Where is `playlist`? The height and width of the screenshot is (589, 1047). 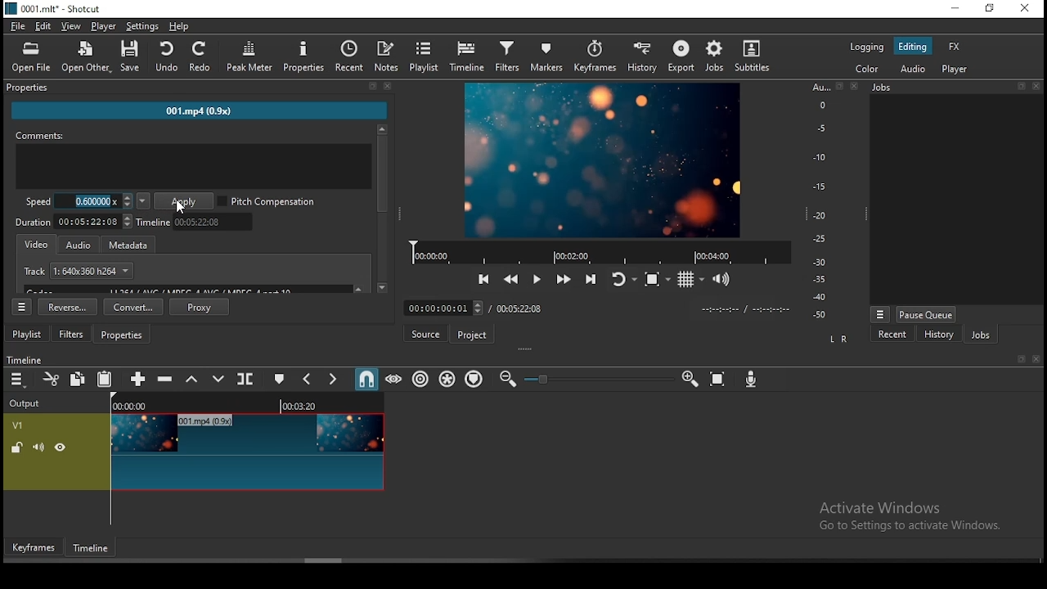
playlist is located at coordinates (425, 56).